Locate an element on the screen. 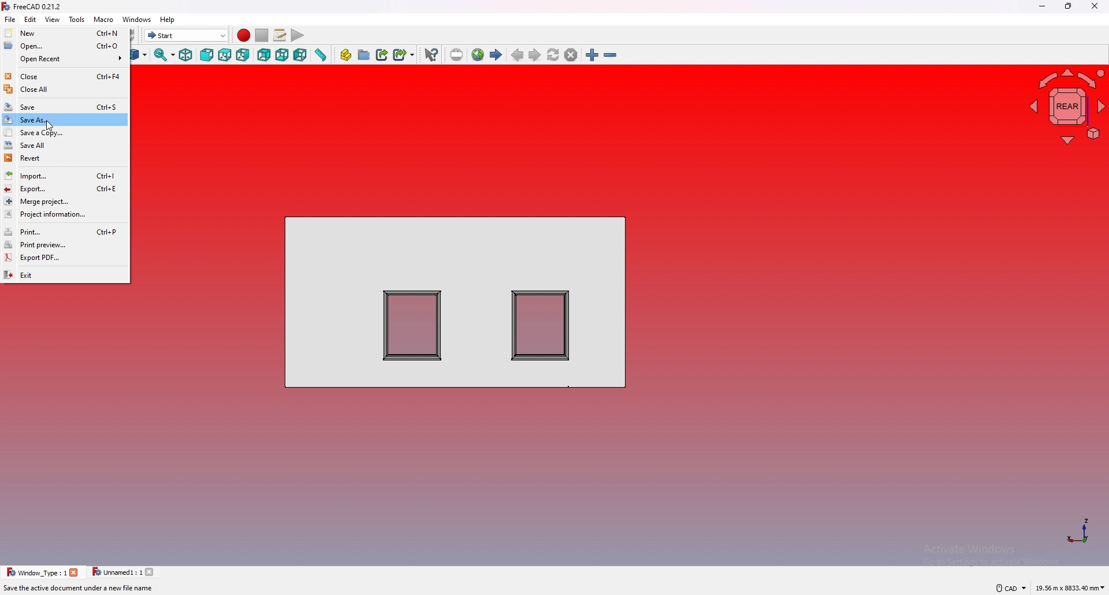 This screenshot has width=1109, height=595. Save the active document under a new file name is located at coordinates (79, 589).